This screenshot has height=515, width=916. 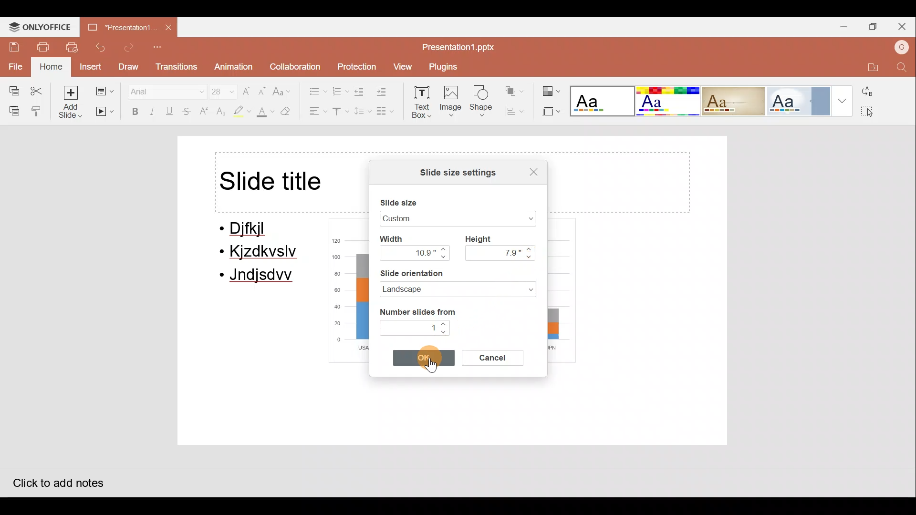 I want to click on Navigate up, so click(x=444, y=248).